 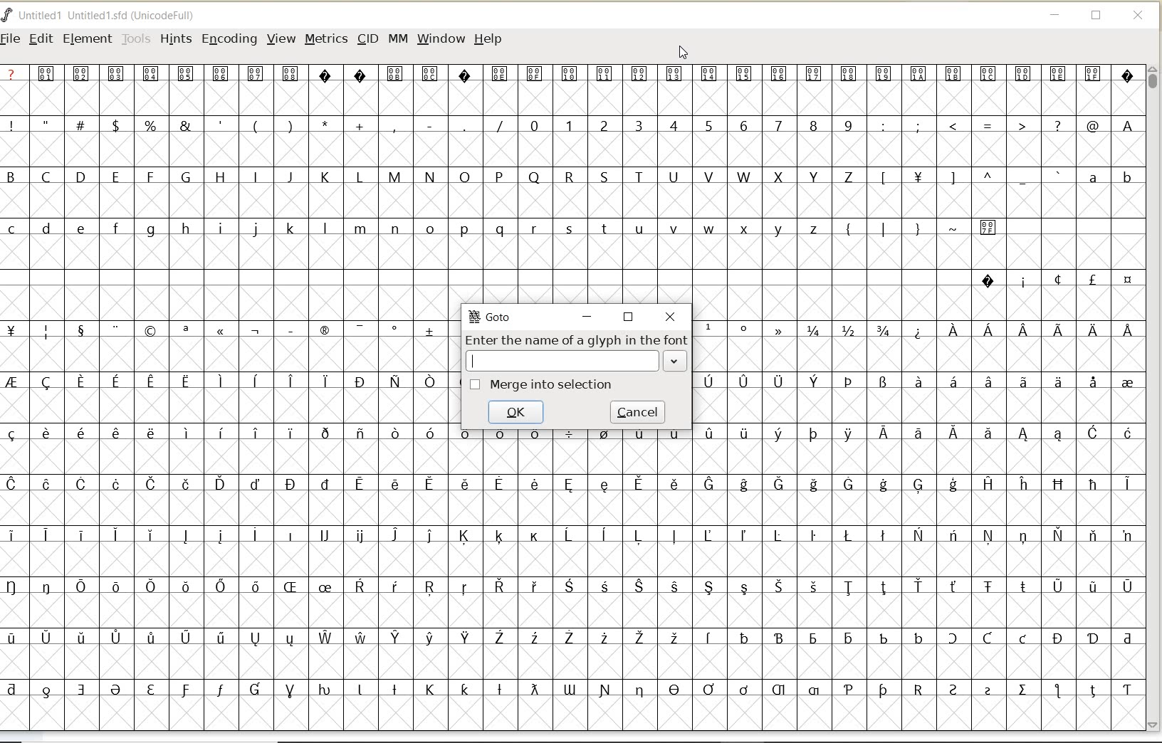 I want to click on lowercase letters, so click(x=1109, y=180).